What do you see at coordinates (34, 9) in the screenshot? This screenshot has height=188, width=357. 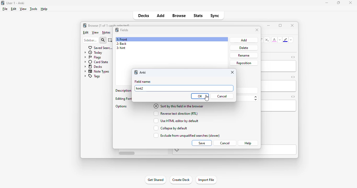 I see `tools` at bounding box center [34, 9].